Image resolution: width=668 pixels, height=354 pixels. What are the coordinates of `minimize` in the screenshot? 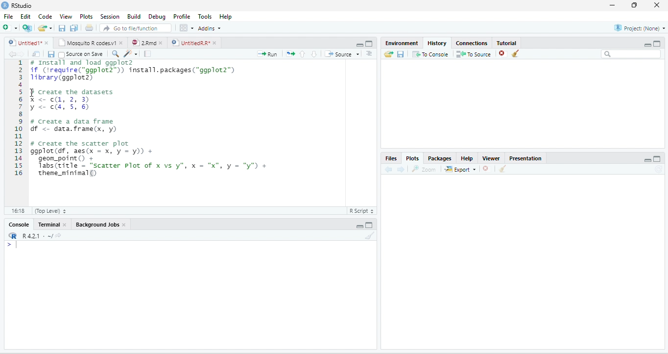 It's located at (613, 5).